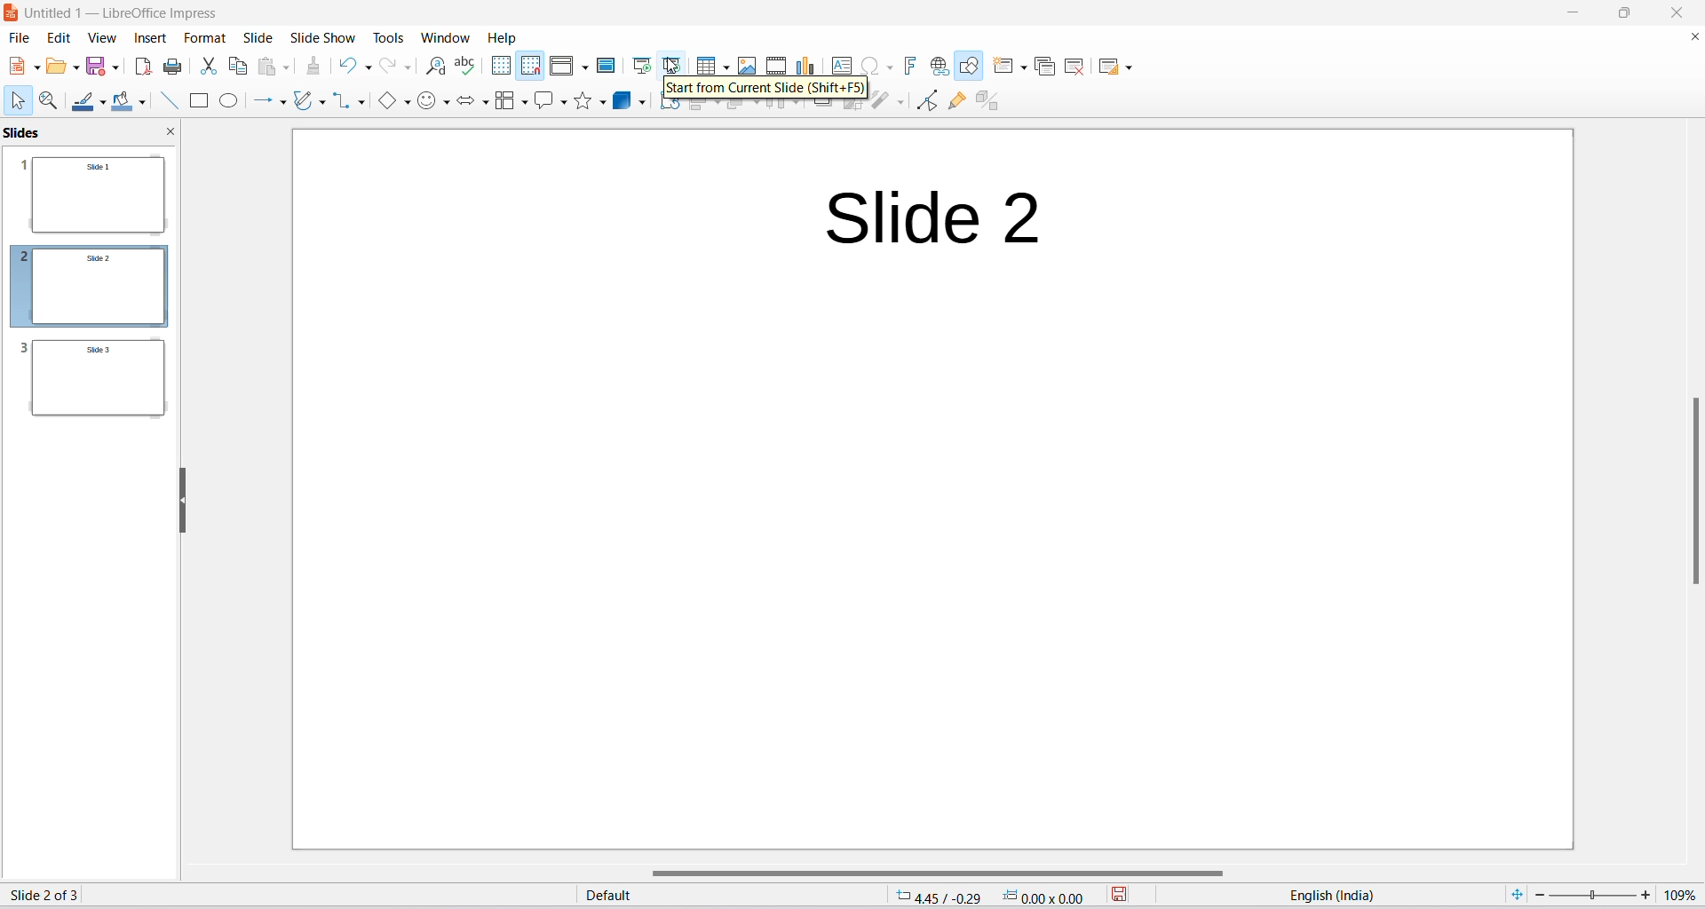 The width and height of the screenshot is (1705, 909). What do you see at coordinates (928, 100) in the screenshot?
I see `toggle edit mode` at bounding box center [928, 100].